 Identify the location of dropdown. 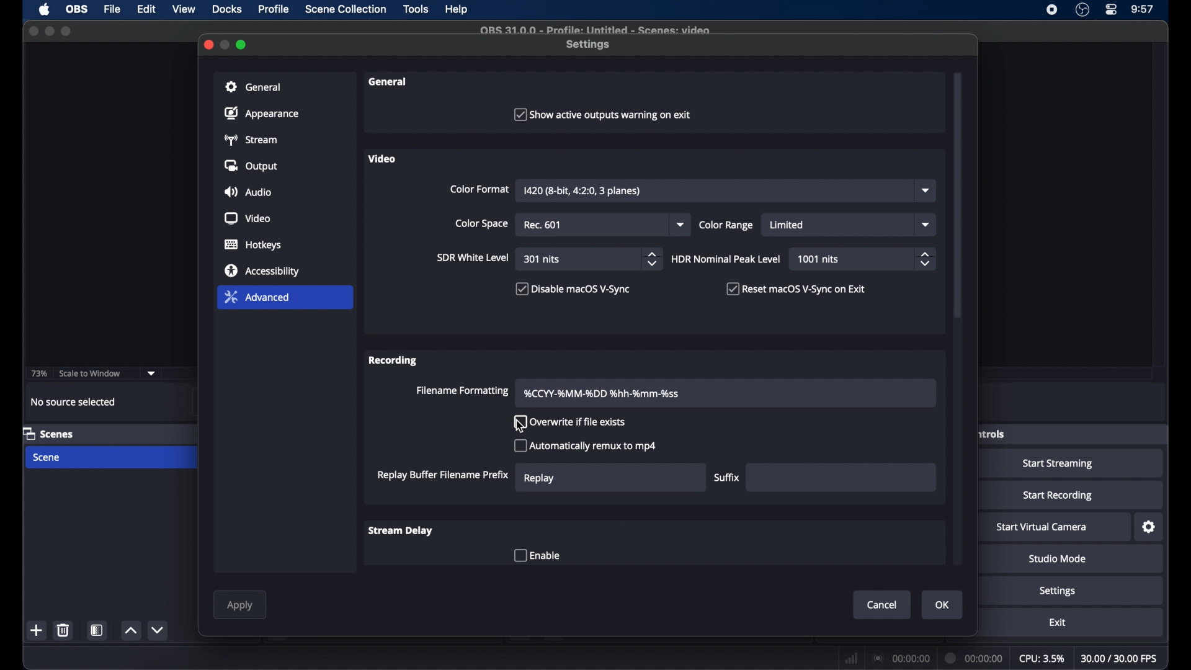
(926, 225).